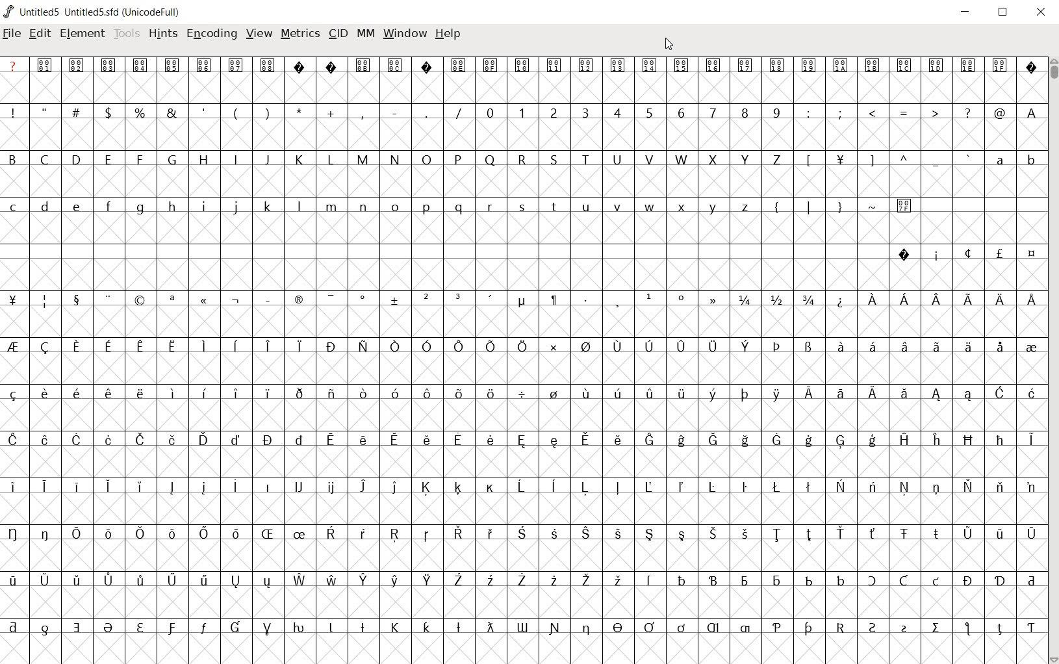 Image resolution: width=1059 pixels, height=664 pixels. I want to click on Symbol, so click(619, 67).